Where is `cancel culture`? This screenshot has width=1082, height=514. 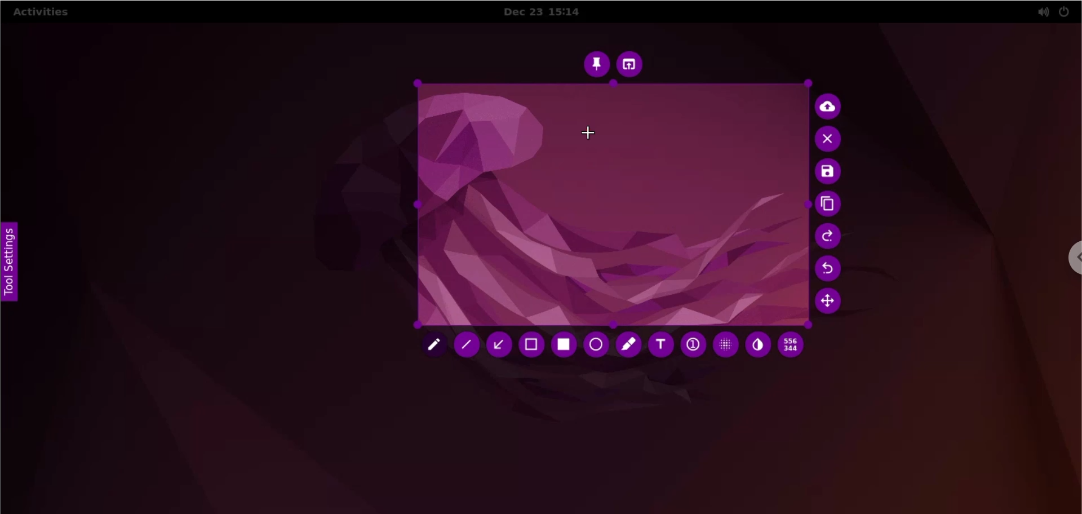 cancel culture is located at coordinates (830, 140).